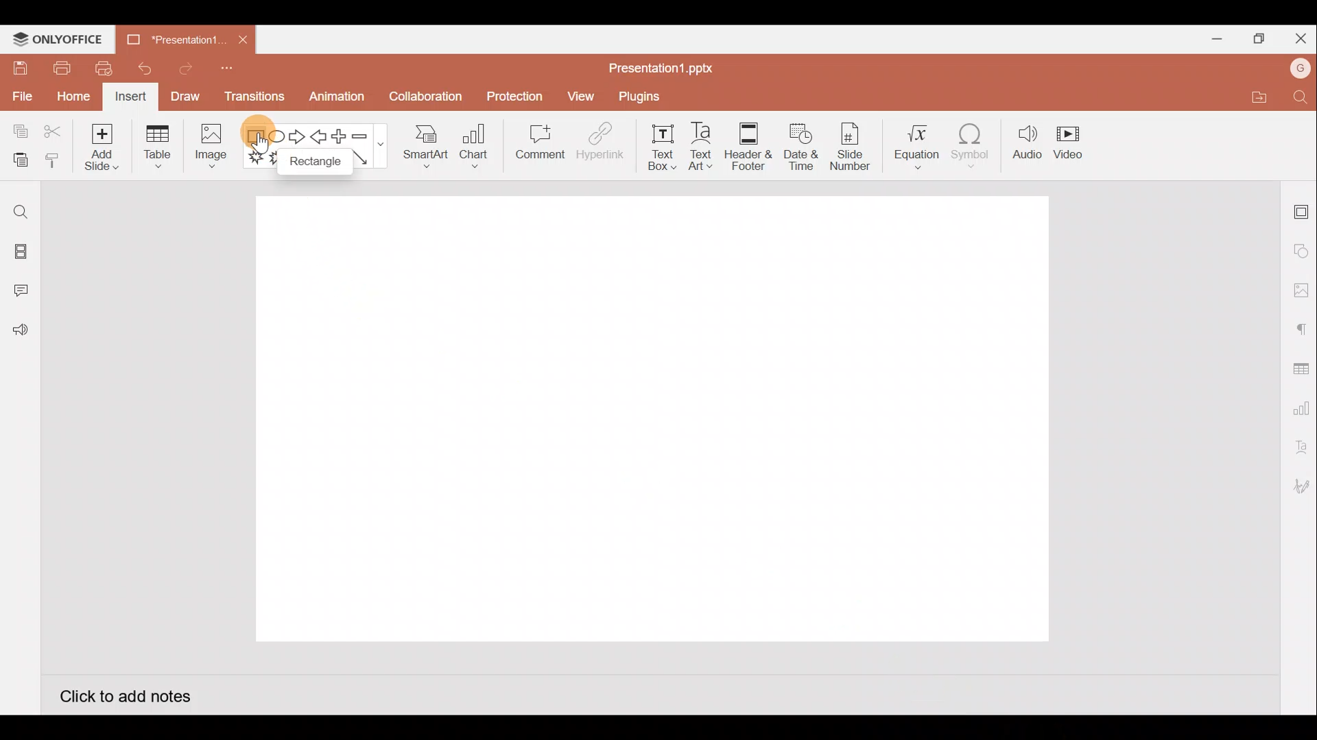 This screenshot has height=740, width=1317. Describe the element at coordinates (58, 39) in the screenshot. I see `ONLYOFFICE` at that location.